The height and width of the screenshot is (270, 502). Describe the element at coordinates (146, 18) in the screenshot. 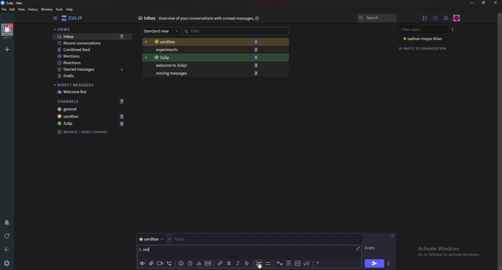

I see `Inbox` at that location.